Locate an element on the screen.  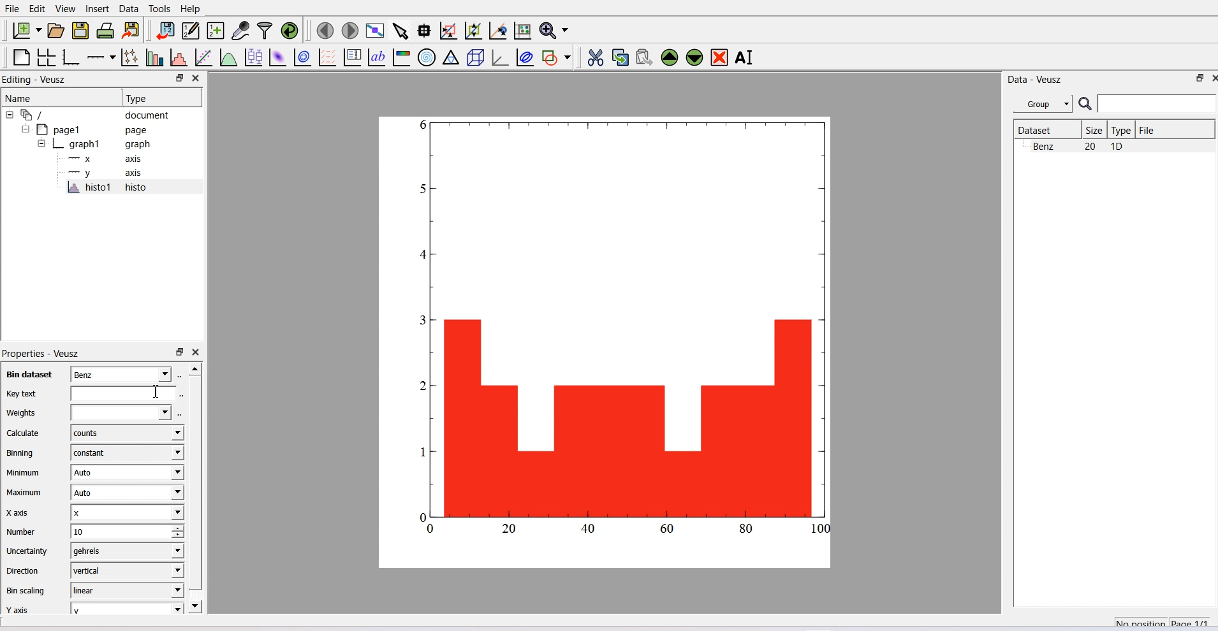
Maximum - Auto is located at coordinates (92, 491).